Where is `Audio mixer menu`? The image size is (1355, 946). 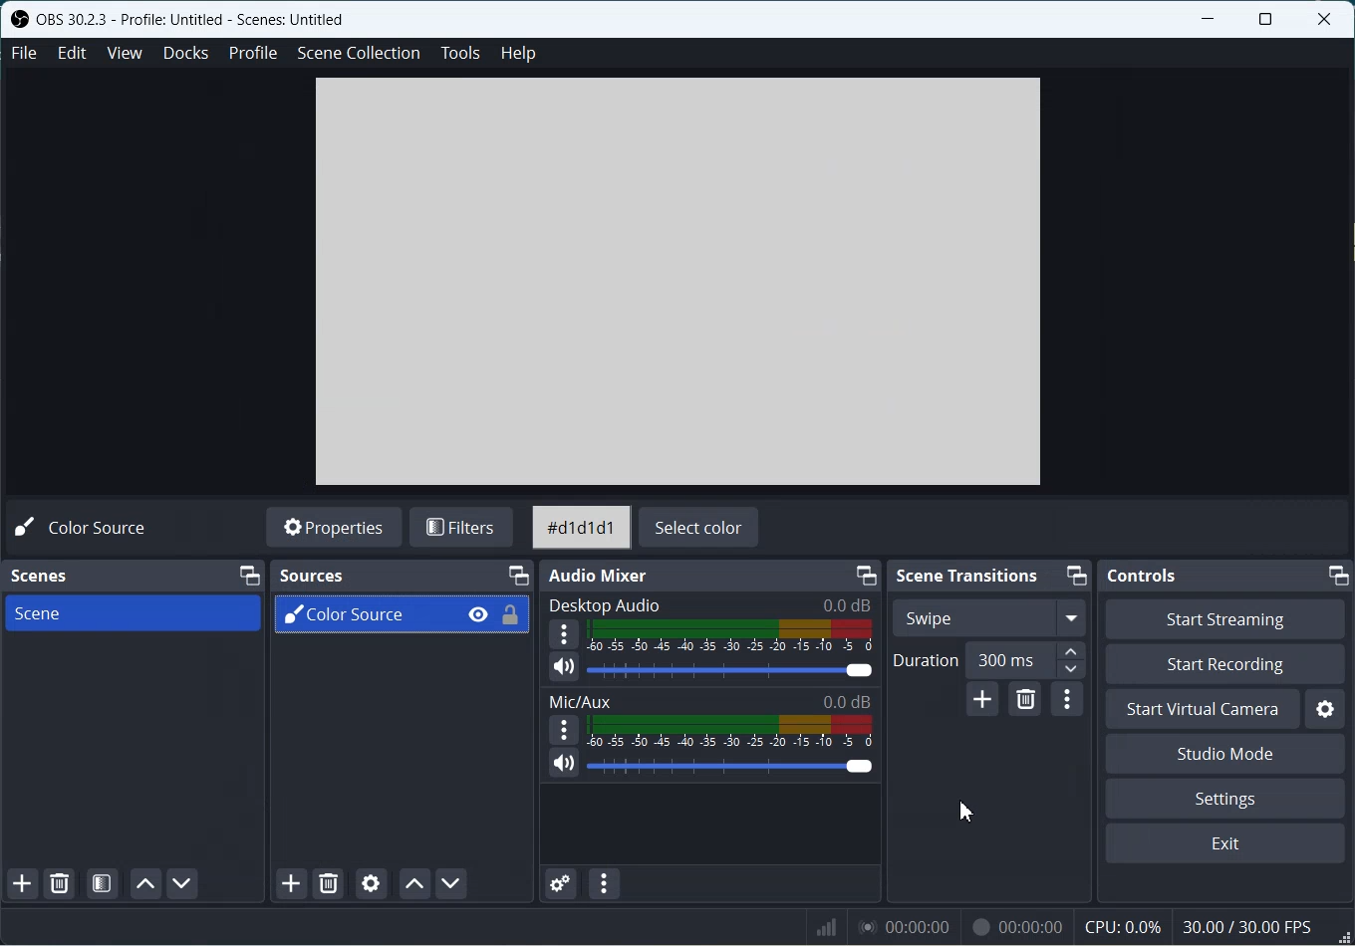
Audio mixer menu is located at coordinates (603, 883).